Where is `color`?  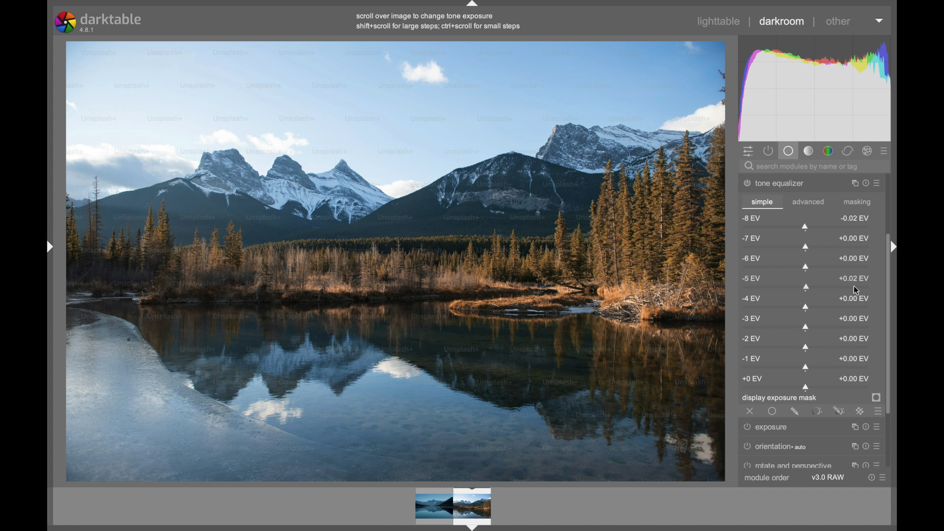
color is located at coordinates (828, 151).